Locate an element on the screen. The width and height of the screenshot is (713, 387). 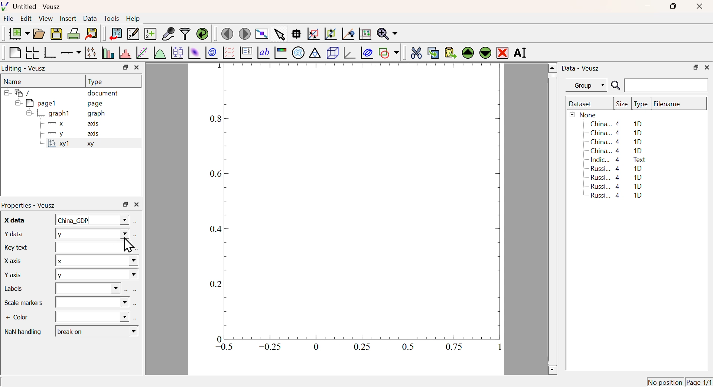
Histogram of a dataset is located at coordinates (125, 53).